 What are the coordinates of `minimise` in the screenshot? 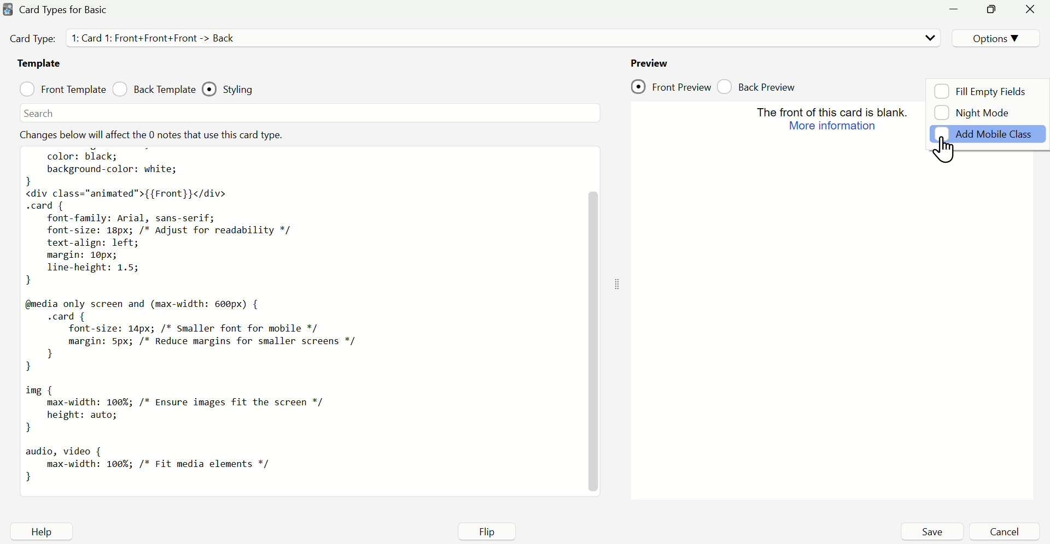 It's located at (958, 11).